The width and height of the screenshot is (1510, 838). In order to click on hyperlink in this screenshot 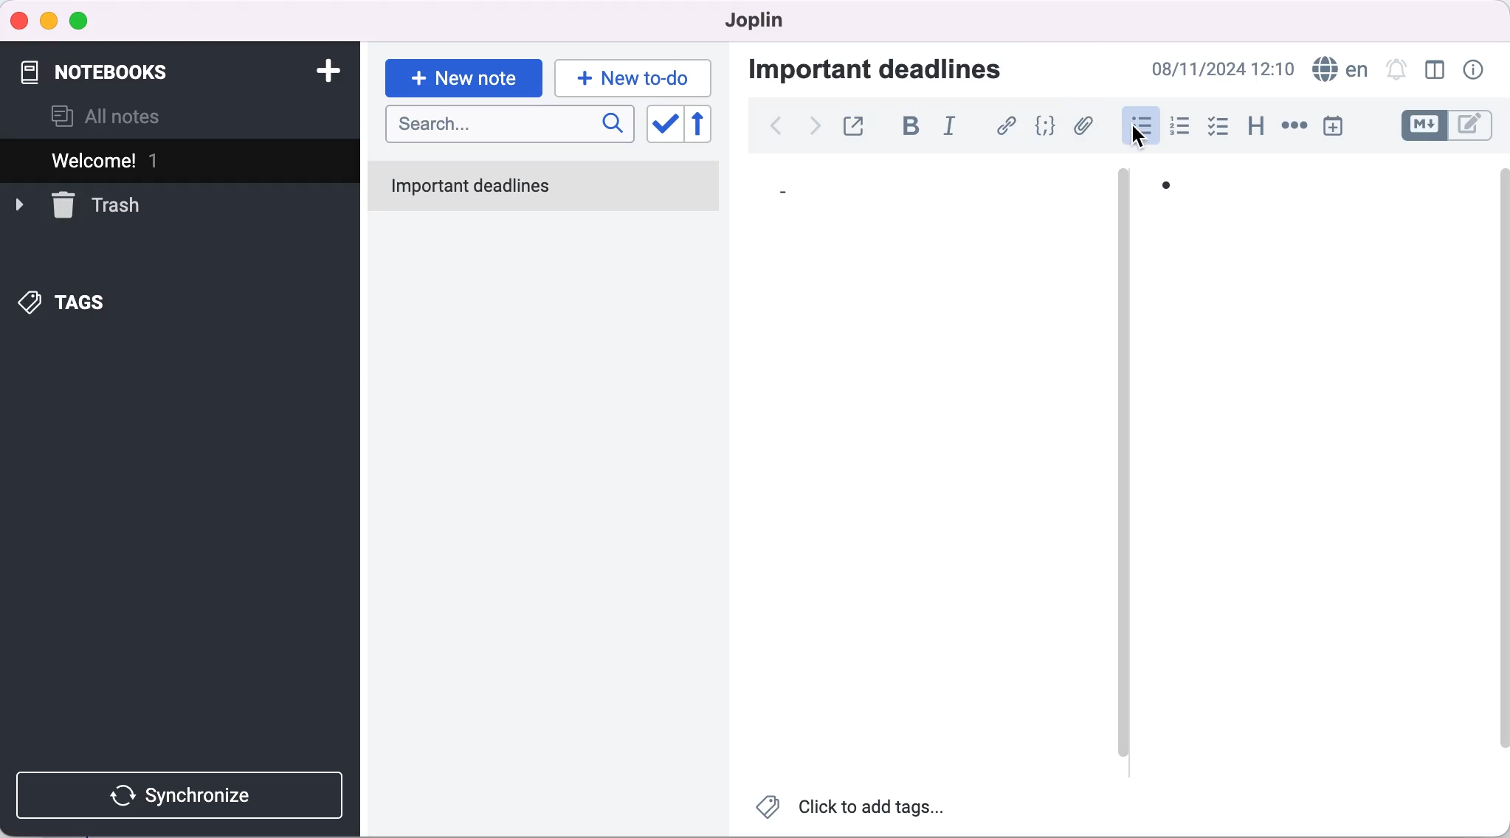, I will do `click(1002, 128)`.